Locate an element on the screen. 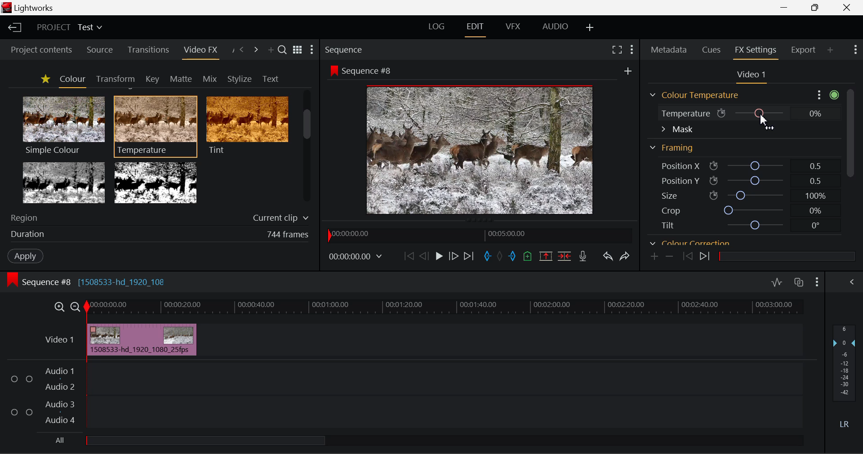 Image resolution: width=863 pixels, height=454 pixels. Record Voiceover is located at coordinates (583, 255).